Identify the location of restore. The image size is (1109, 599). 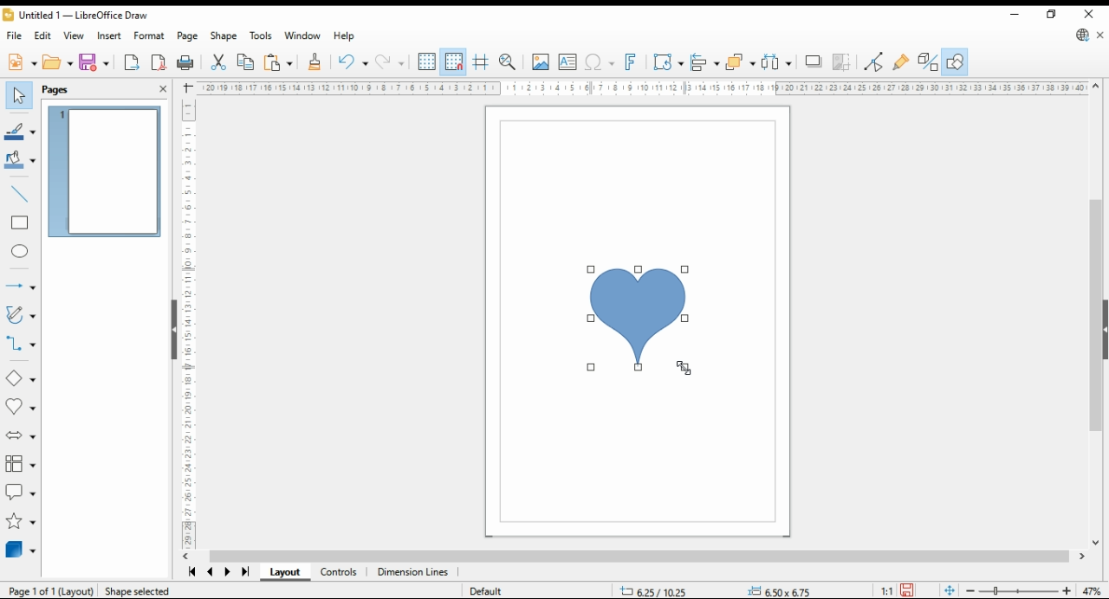
(1051, 15).